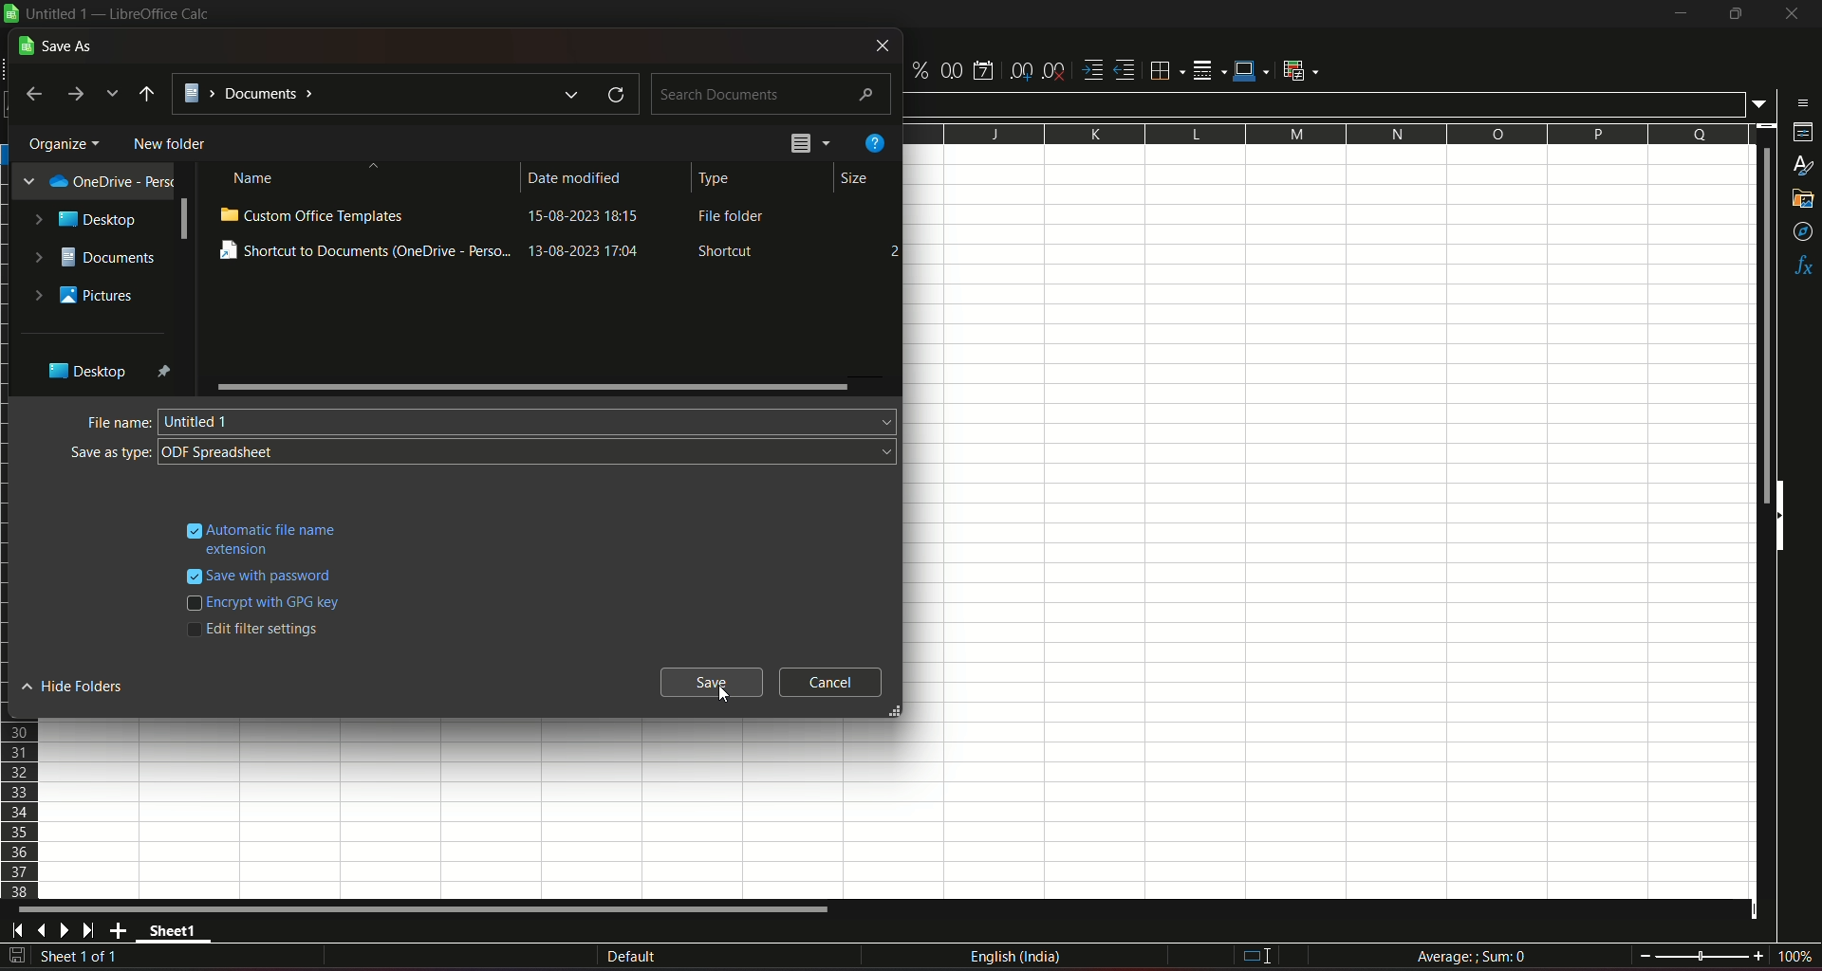 Image resolution: width=1822 pixels, height=971 pixels. Describe the element at coordinates (17, 956) in the screenshot. I see `save` at that location.